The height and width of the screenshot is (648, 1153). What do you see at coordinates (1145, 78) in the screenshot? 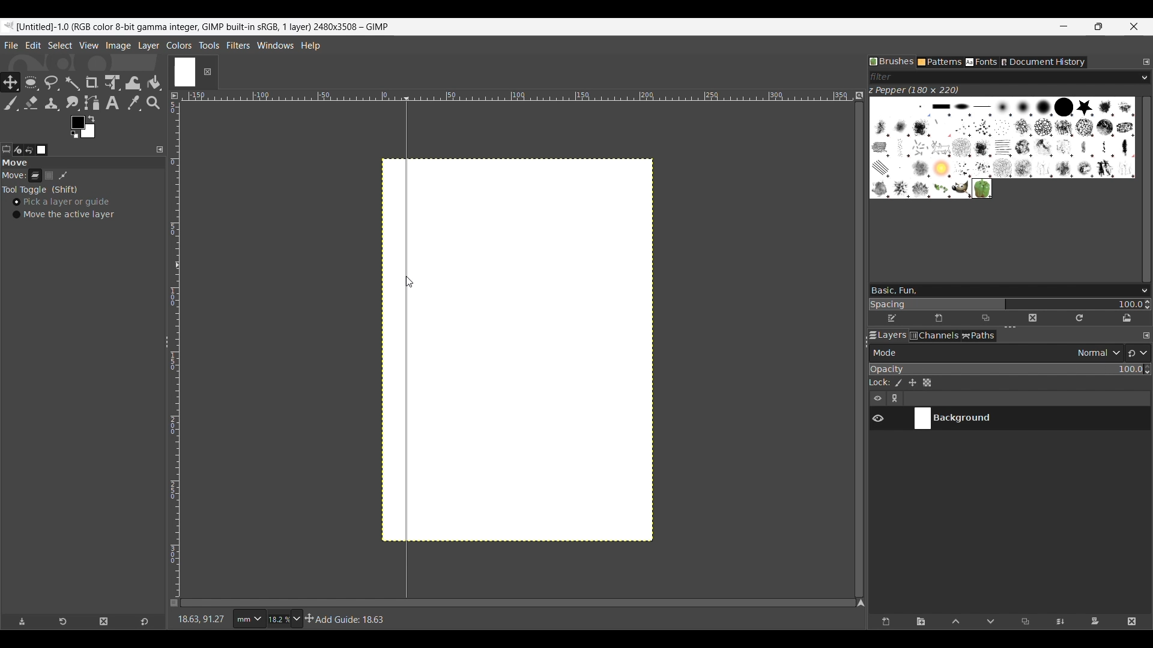
I see `Brush filter options` at bounding box center [1145, 78].